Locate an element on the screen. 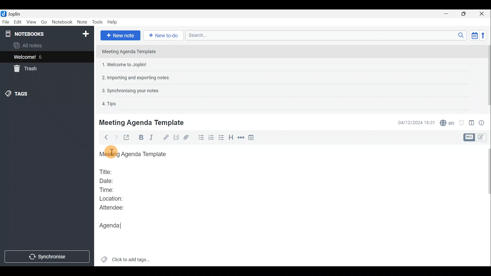 The image size is (491, 276). Horizontal rule is located at coordinates (241, 138).